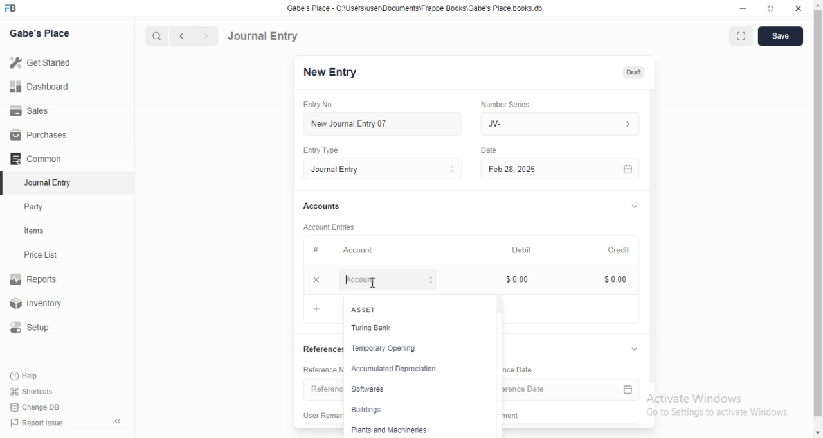 The width and height of the screenshot is (823, 438). What do you see at coordinates (509, 104) in the screenshot?
I see `‘Number Series` at bounding box center [509, 104].